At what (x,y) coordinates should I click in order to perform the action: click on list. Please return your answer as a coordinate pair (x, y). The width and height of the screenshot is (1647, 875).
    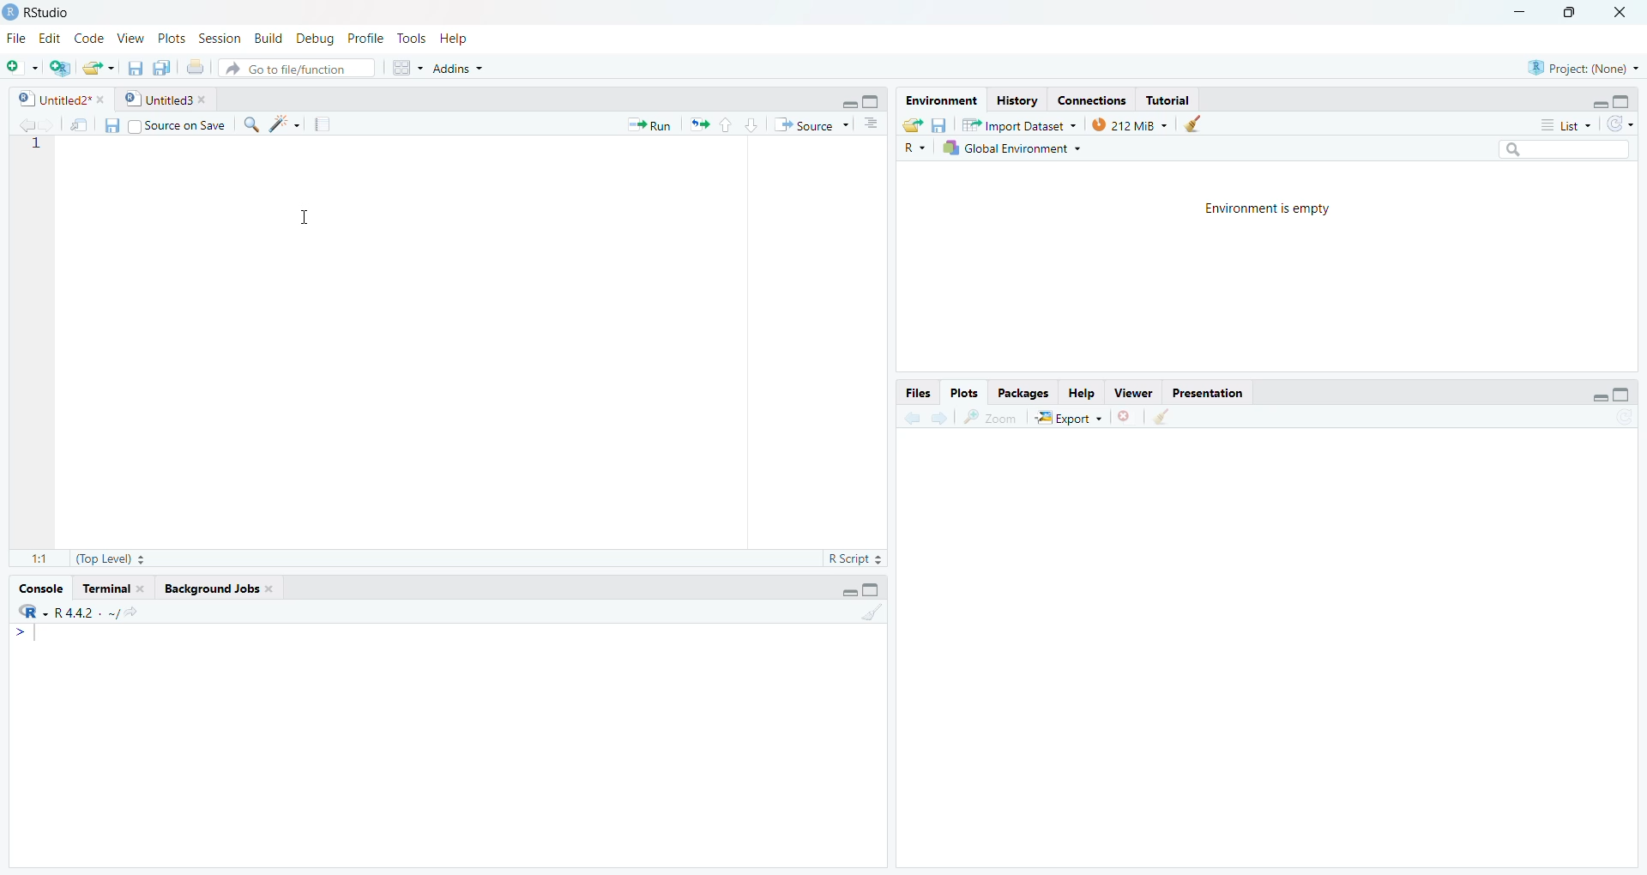
    Looking at the image, I should click on (1556, 125).